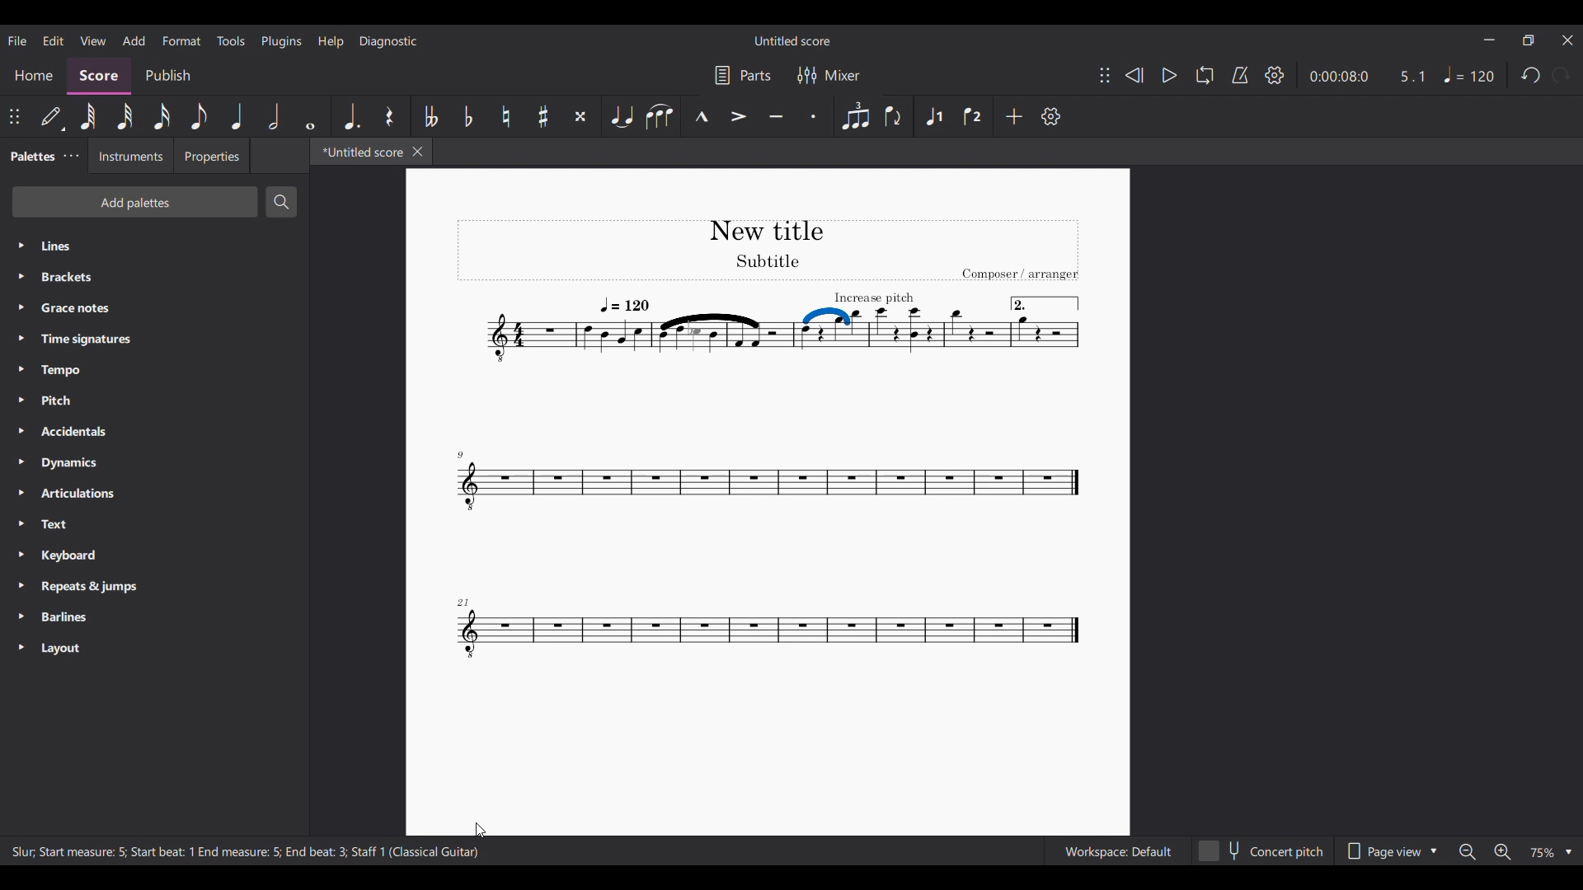  What do you see at coordinates (972, 116) in the screenshot?
I see `Voice 2` at bounding box center [972, 116].